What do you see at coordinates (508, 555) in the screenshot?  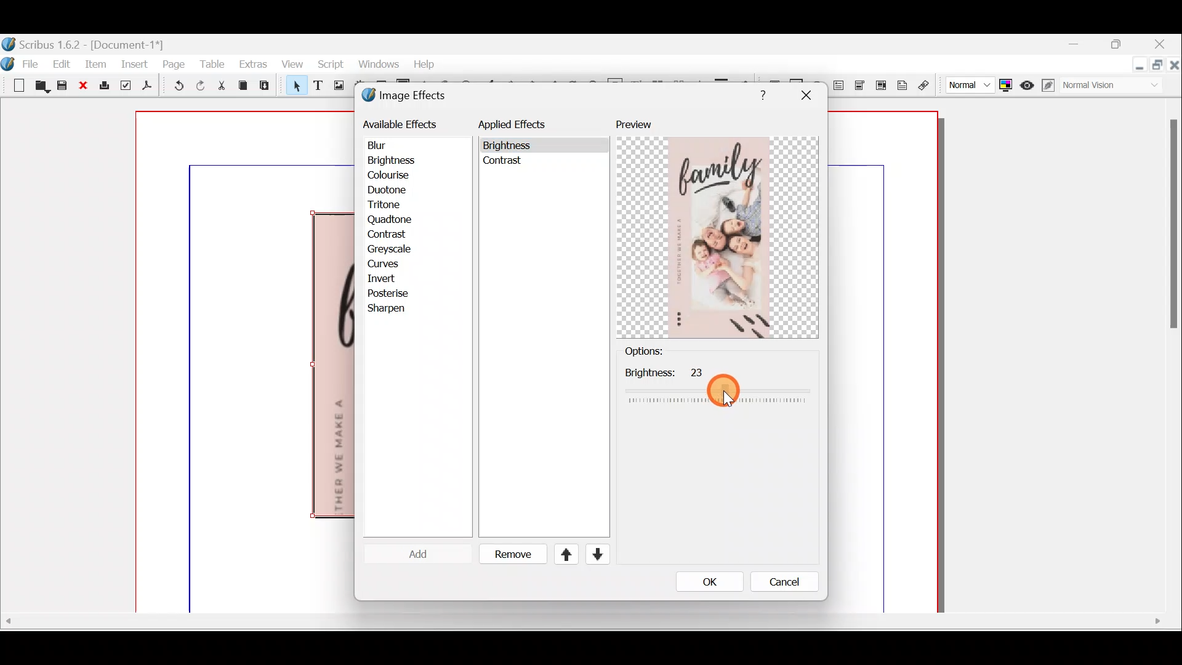 I see `Remove` at bounding box center [508, 555].